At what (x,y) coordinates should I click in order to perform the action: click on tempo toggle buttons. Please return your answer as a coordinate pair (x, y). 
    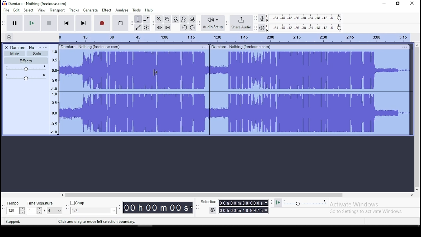
    Looking at the image, I should click on (16, 211).